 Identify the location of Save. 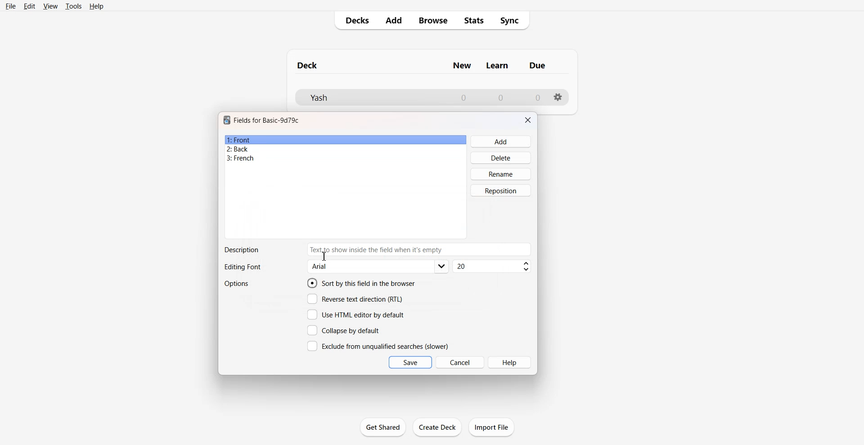
(410, 362).